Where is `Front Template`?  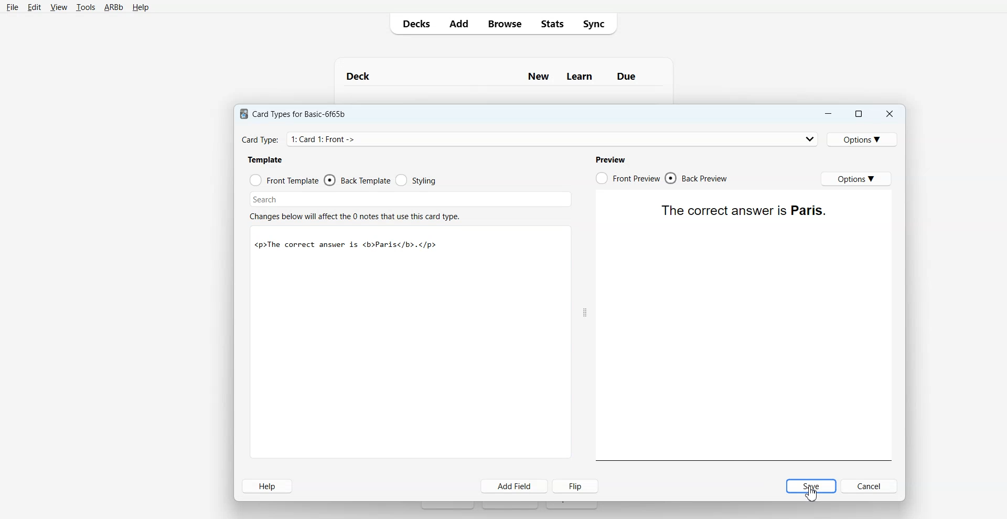 Front Template is located at coordinates (284, 179).